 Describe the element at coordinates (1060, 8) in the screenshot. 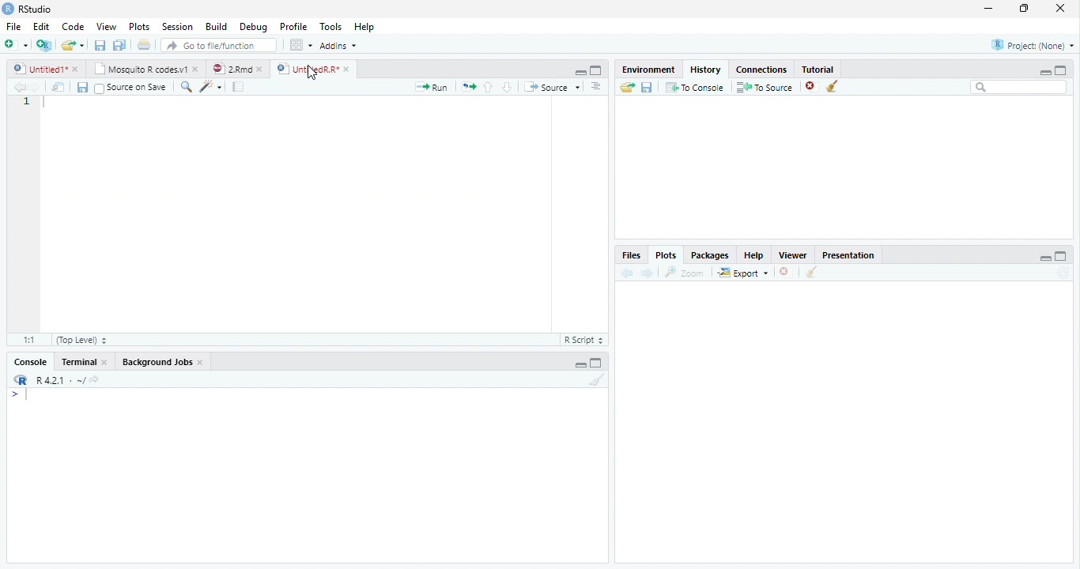

I see `close` at that location.